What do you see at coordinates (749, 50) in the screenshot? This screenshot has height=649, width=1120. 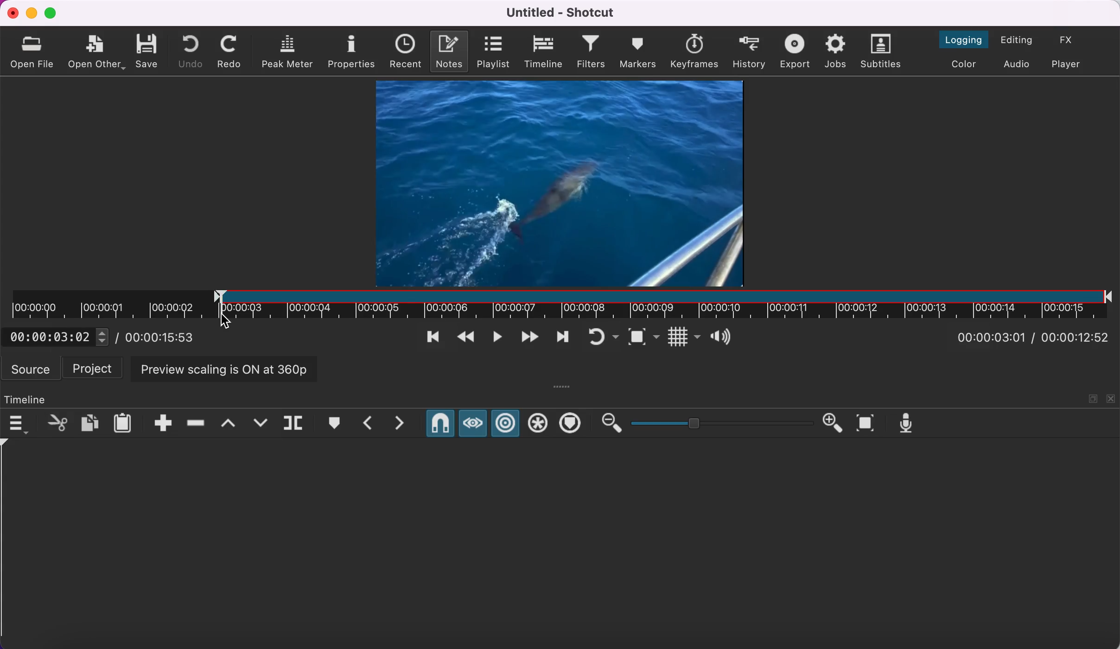 I see `history` at bounding box center [749, 50].